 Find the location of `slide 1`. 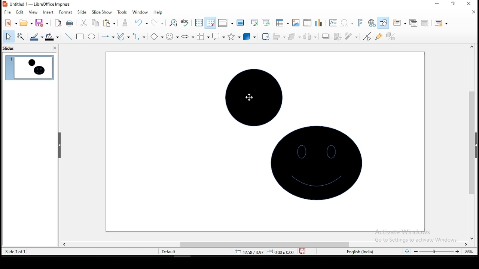

slide 1 is located at coordinates (29, 68).